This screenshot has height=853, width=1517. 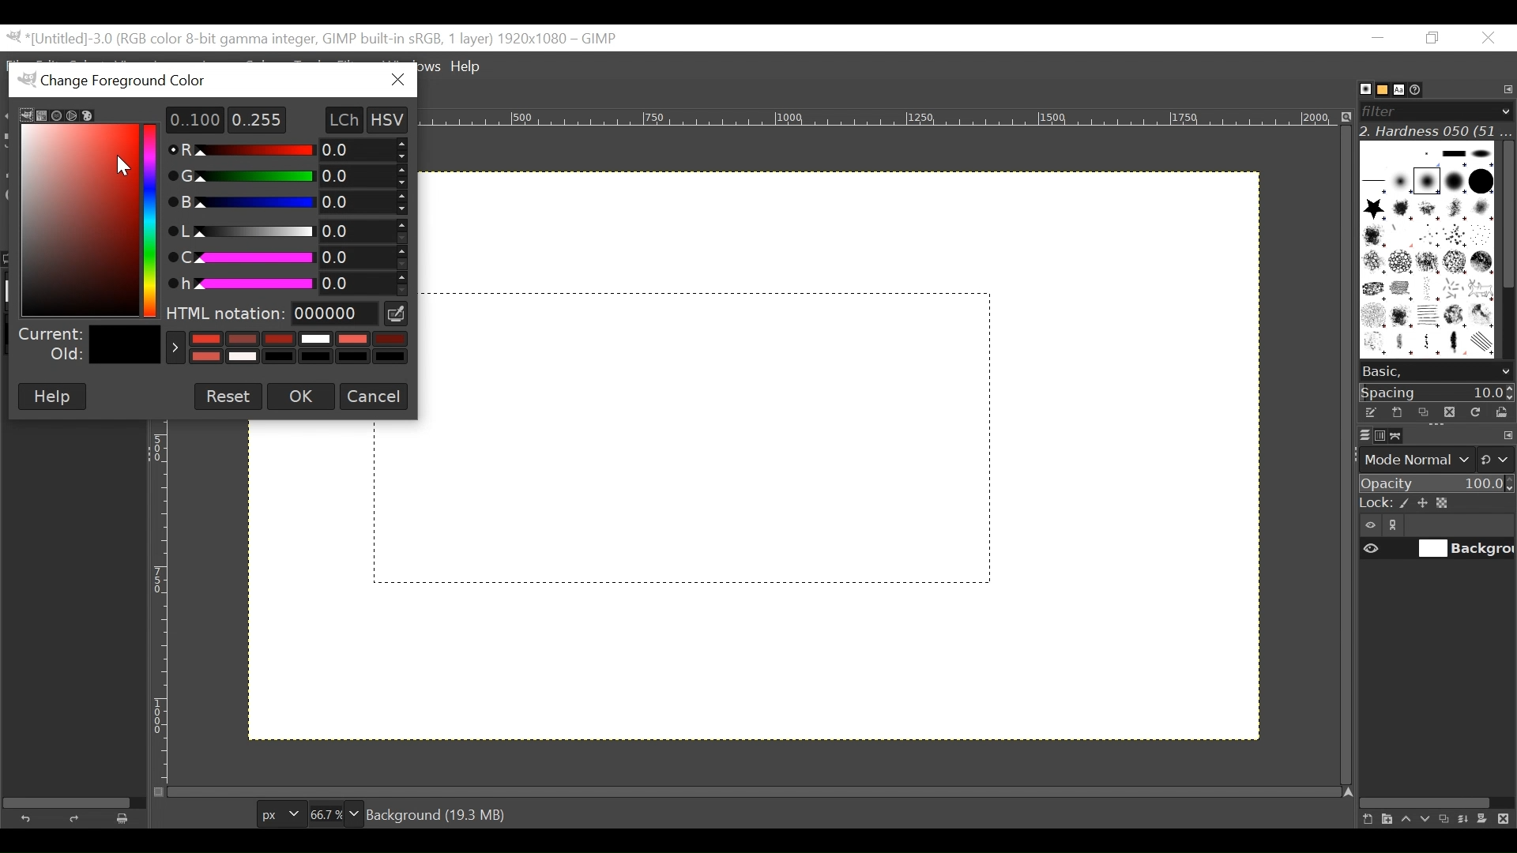 What do you see at coordinates (1474, 411) in the screenshot?
I see `Refresh` at bounding box center [1474, 411].